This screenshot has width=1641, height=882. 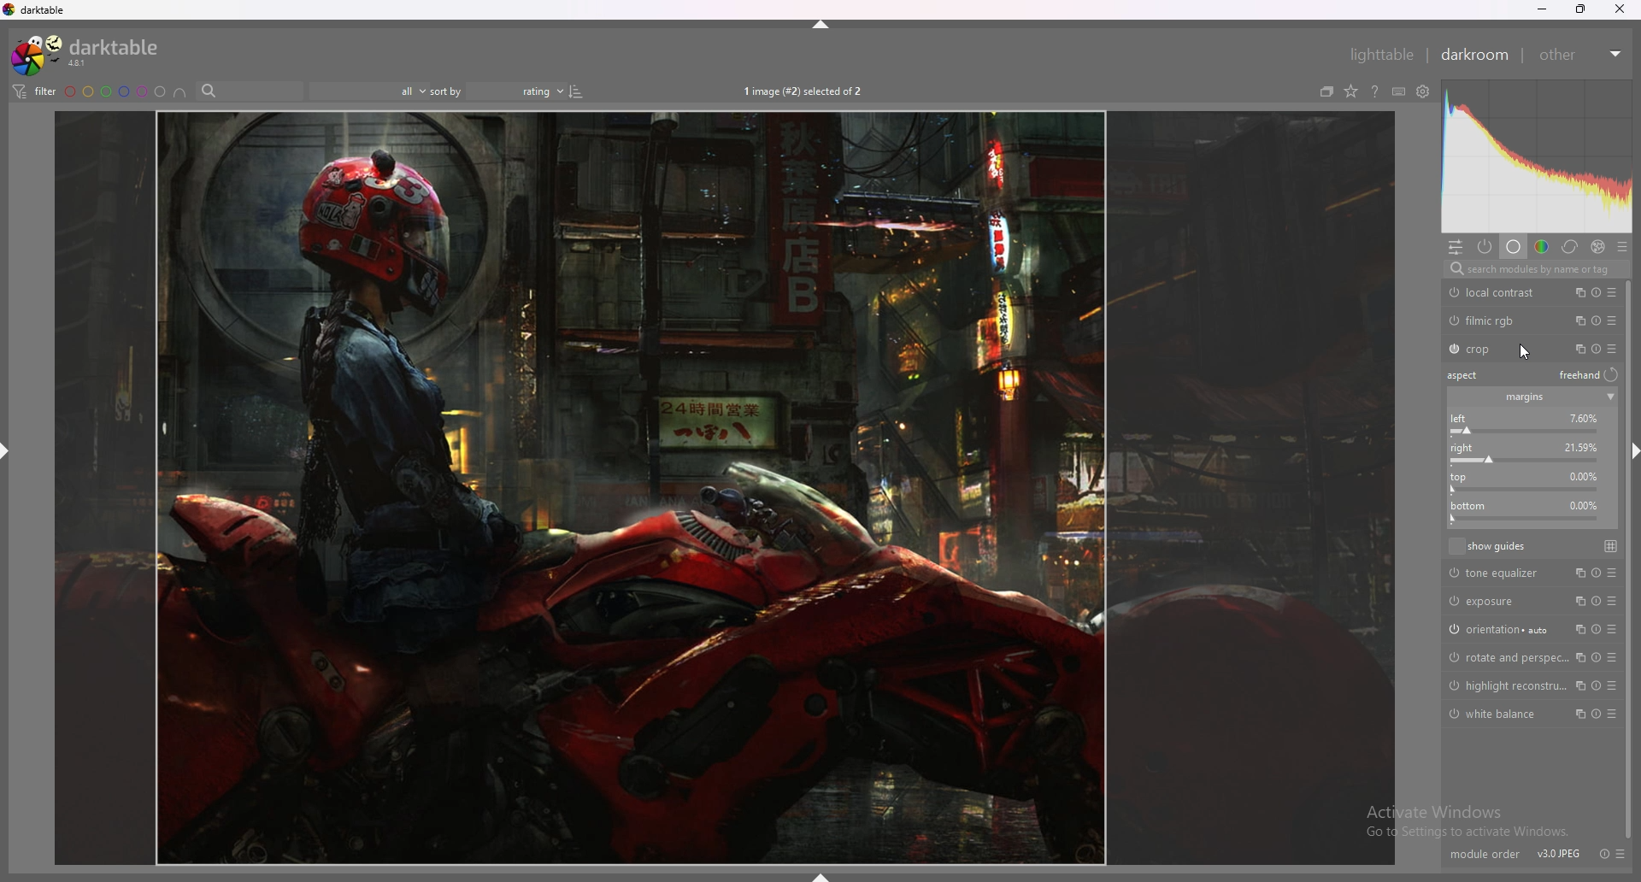 I want to click on multiple instances action, so click(x=1578, y=685).